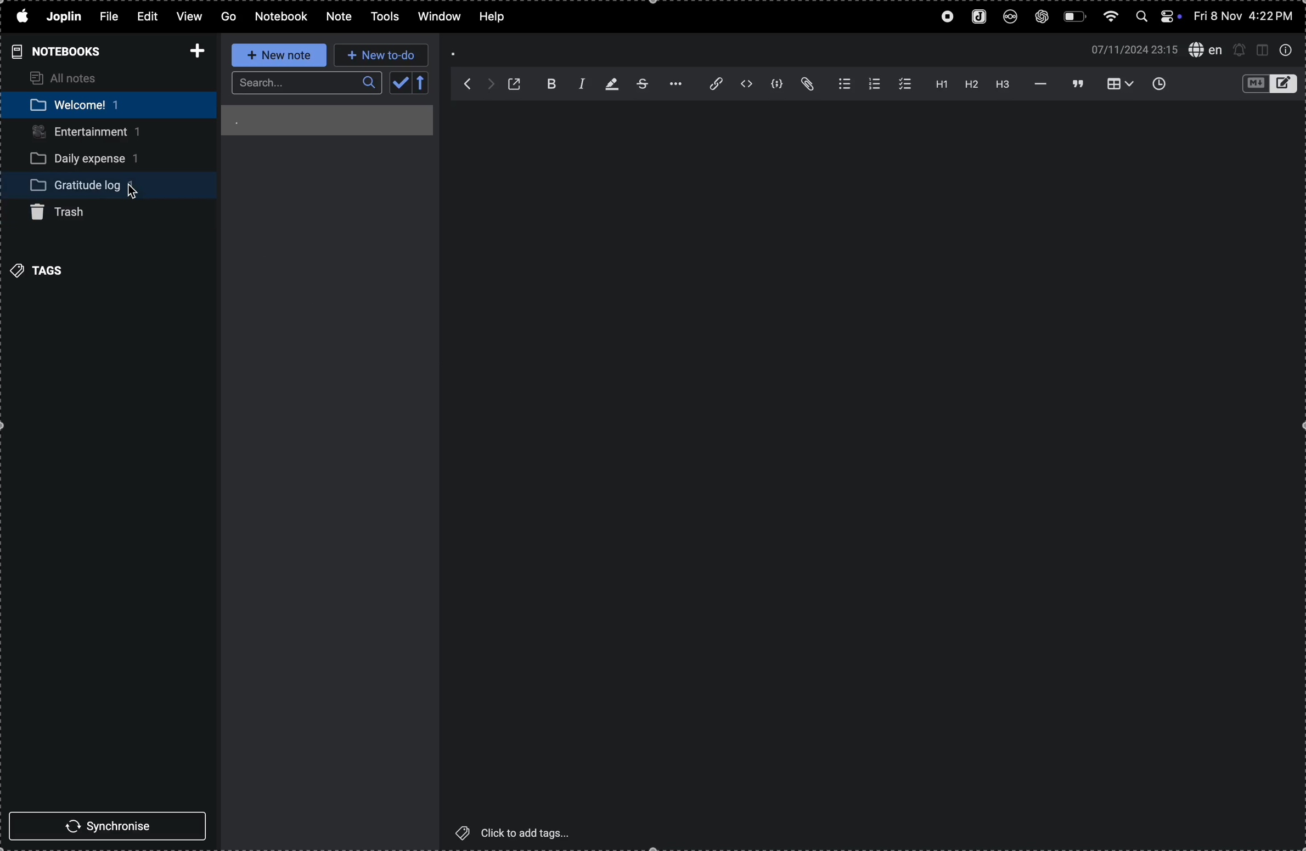 The height and width of the screenshot is (851, 1306). Describe the element at coordinates (980, 16) in the screenshot. I see `joplin` at that location.